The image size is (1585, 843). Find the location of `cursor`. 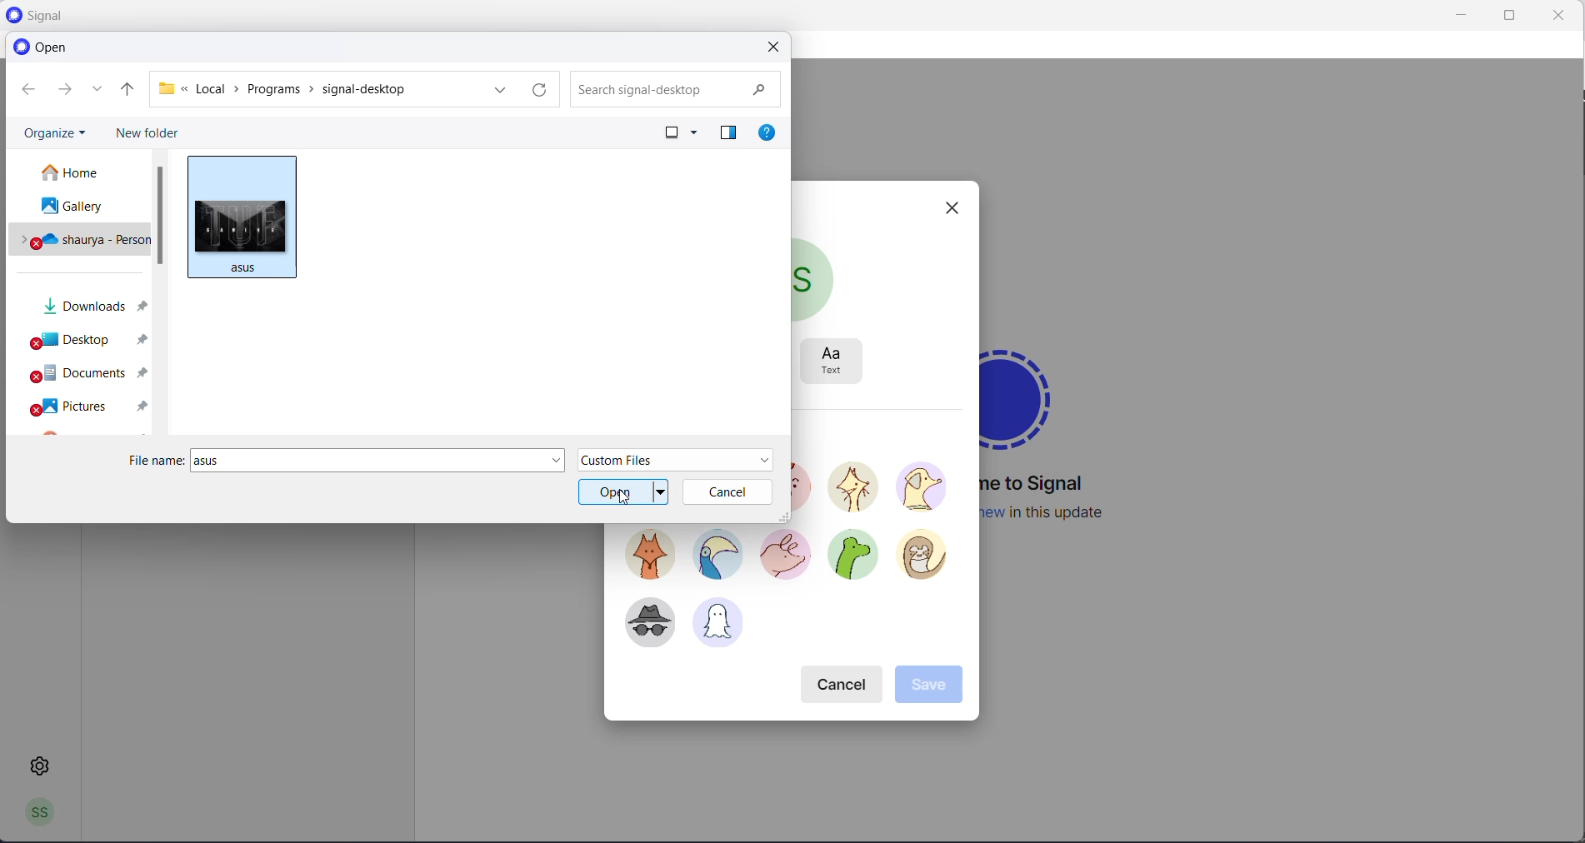

cursor is located at coordinates (242, 221).